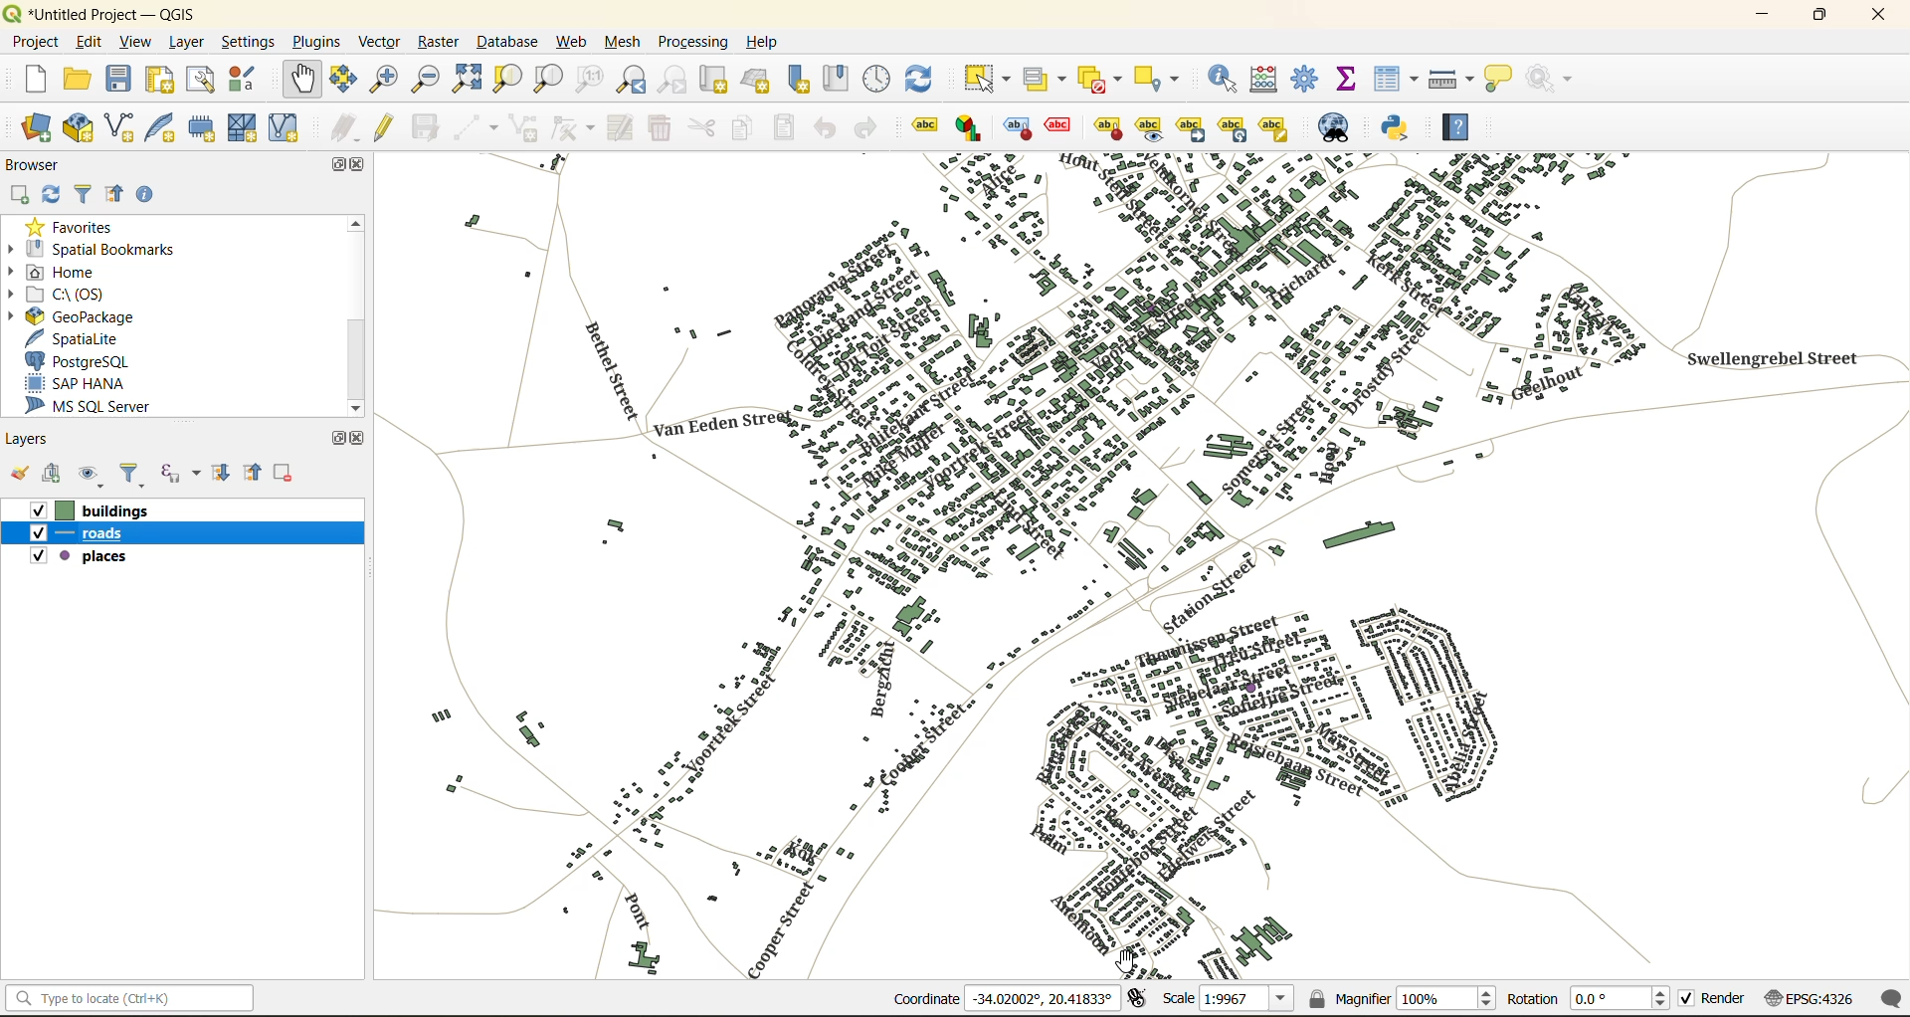  I want to click on metasearch, so click(1338, 126).